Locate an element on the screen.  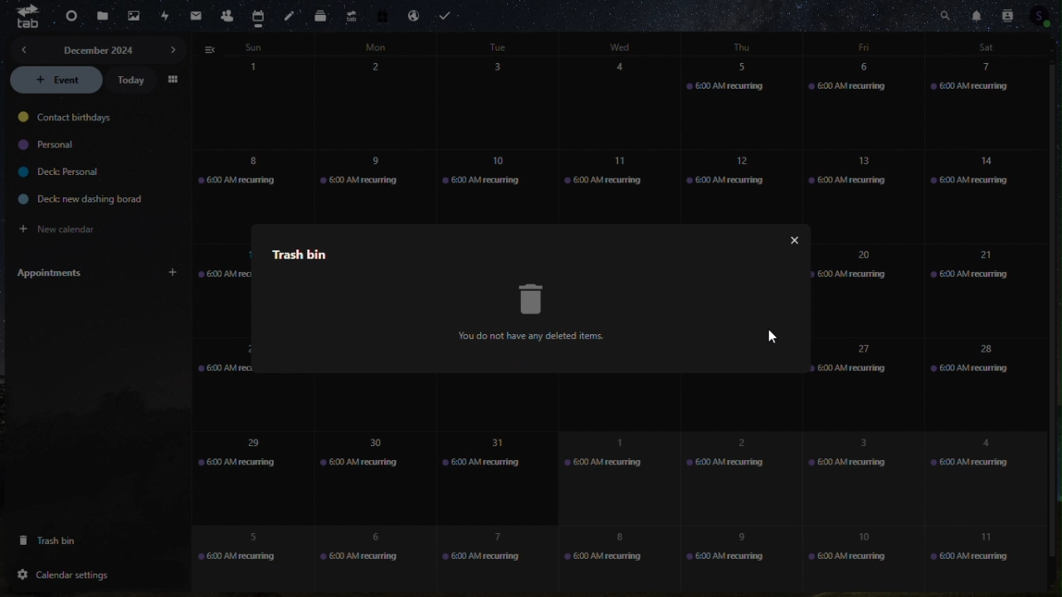
21 is located at coordinates (974, 287).